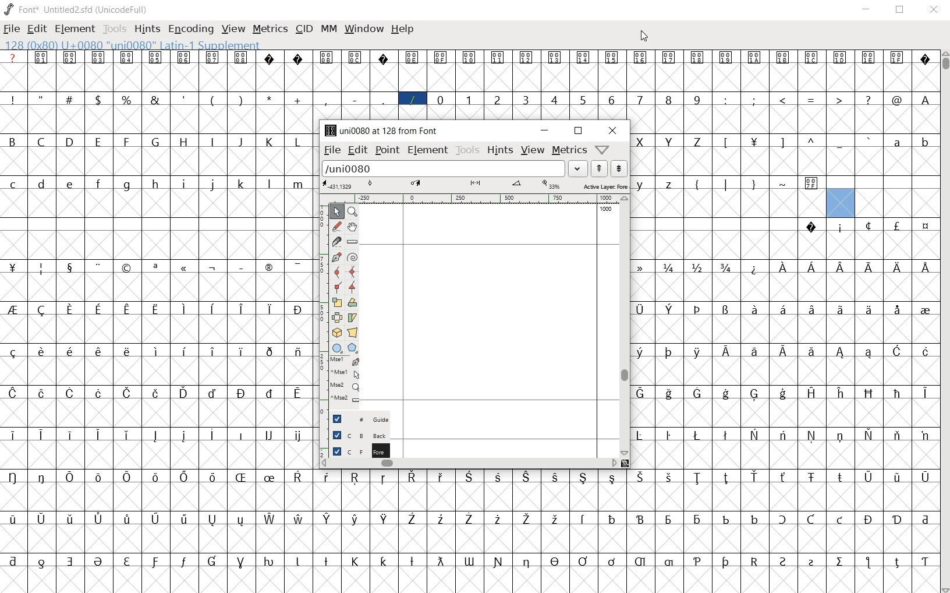 This screenshot has height=593, width=950. I want to click on HINTS, so click(146, 29).